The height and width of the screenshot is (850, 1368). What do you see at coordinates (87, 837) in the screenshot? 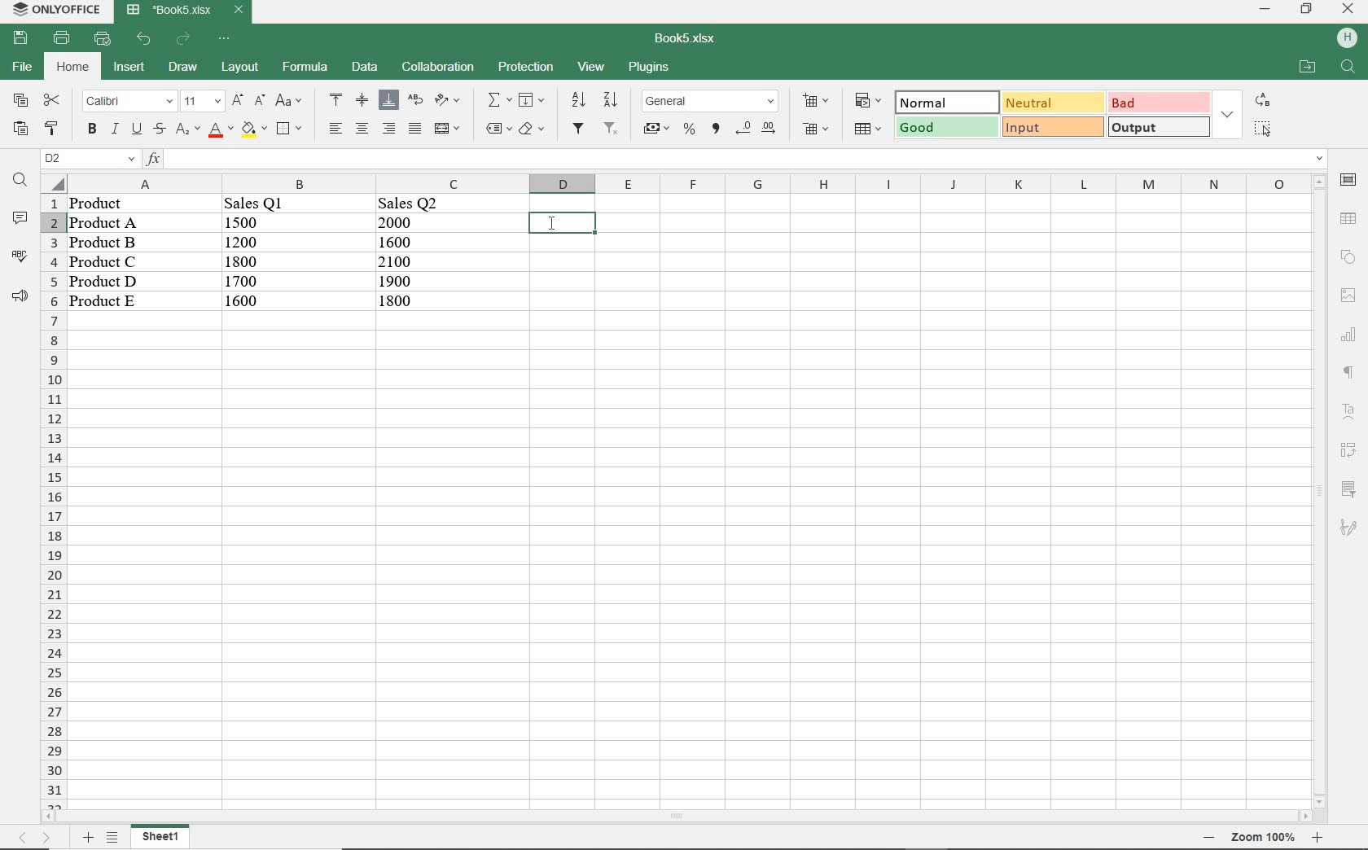
I see `add sheet` at bounding box center [87, 837].